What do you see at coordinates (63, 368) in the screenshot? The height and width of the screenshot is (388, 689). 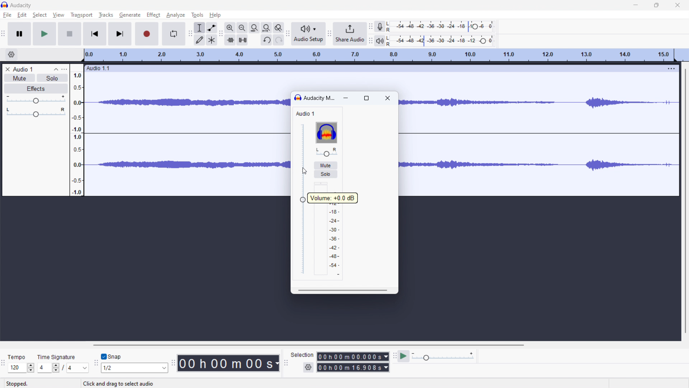 I see `set time signature` at bounding box center [63, 368].